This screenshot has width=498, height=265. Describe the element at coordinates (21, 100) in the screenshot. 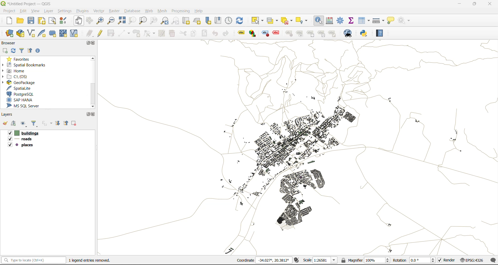

I see `sap hana` at that location.